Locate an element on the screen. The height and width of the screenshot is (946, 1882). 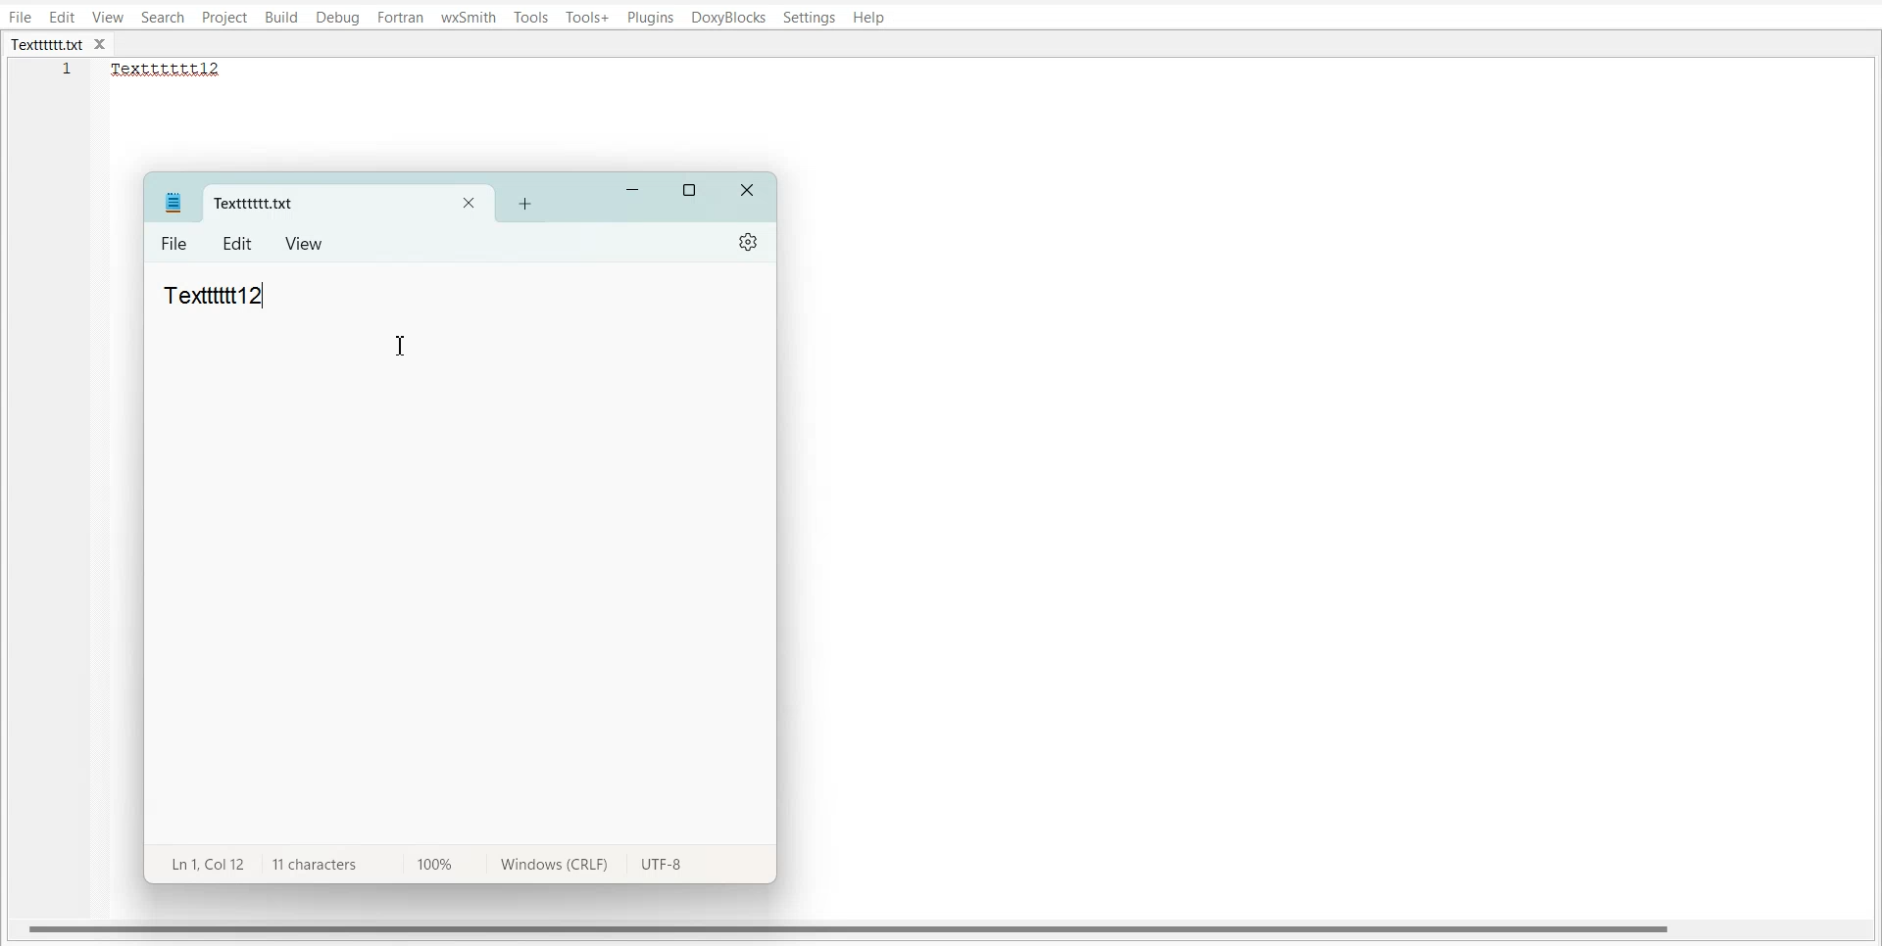
Ln1, Col 12 is located at coordinates (203, 863).